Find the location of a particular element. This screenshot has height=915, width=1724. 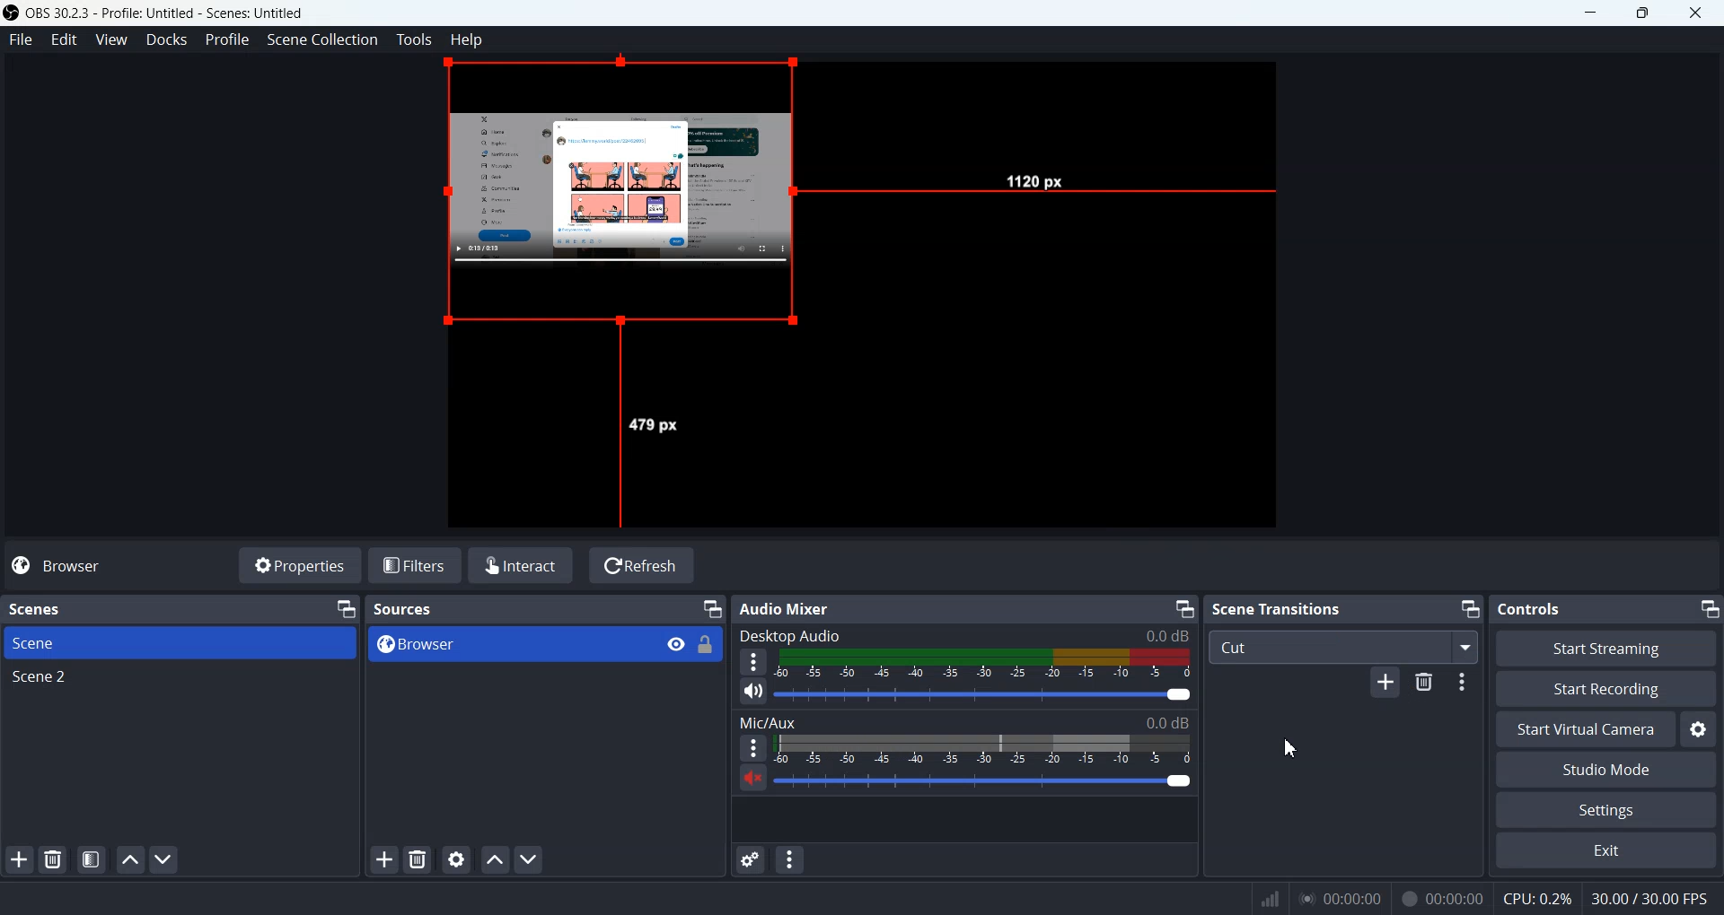

 is located at coordinates (1445, 897).